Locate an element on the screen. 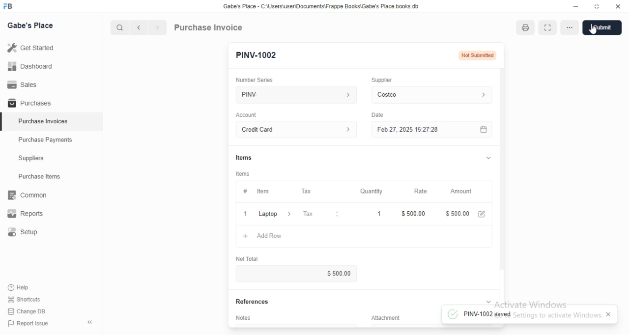  Net Total is located at coordinates (247, 258).